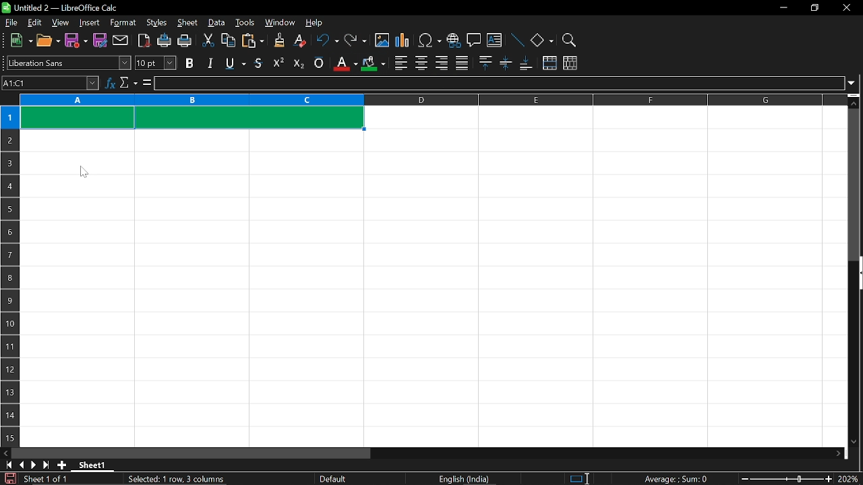 The height and width of the screenshot is (485, 863). I want to click on insert symbol, so click(430, 40).